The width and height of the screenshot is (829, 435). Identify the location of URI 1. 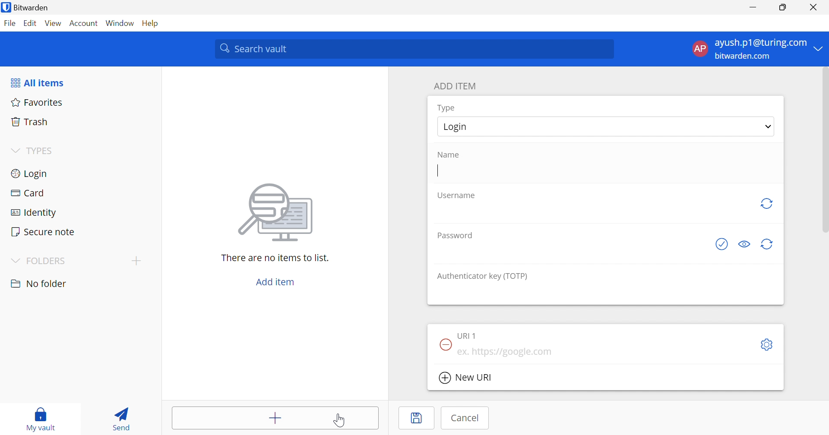
(468, 335).